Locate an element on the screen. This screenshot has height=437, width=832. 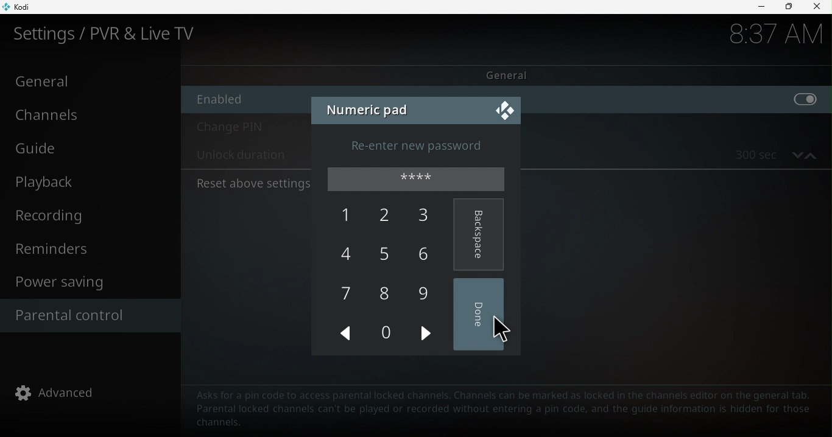
5 is located at coordinates (389, 256).